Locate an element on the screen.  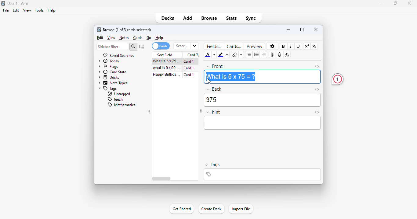
equations is located at coordinates (288, 54).